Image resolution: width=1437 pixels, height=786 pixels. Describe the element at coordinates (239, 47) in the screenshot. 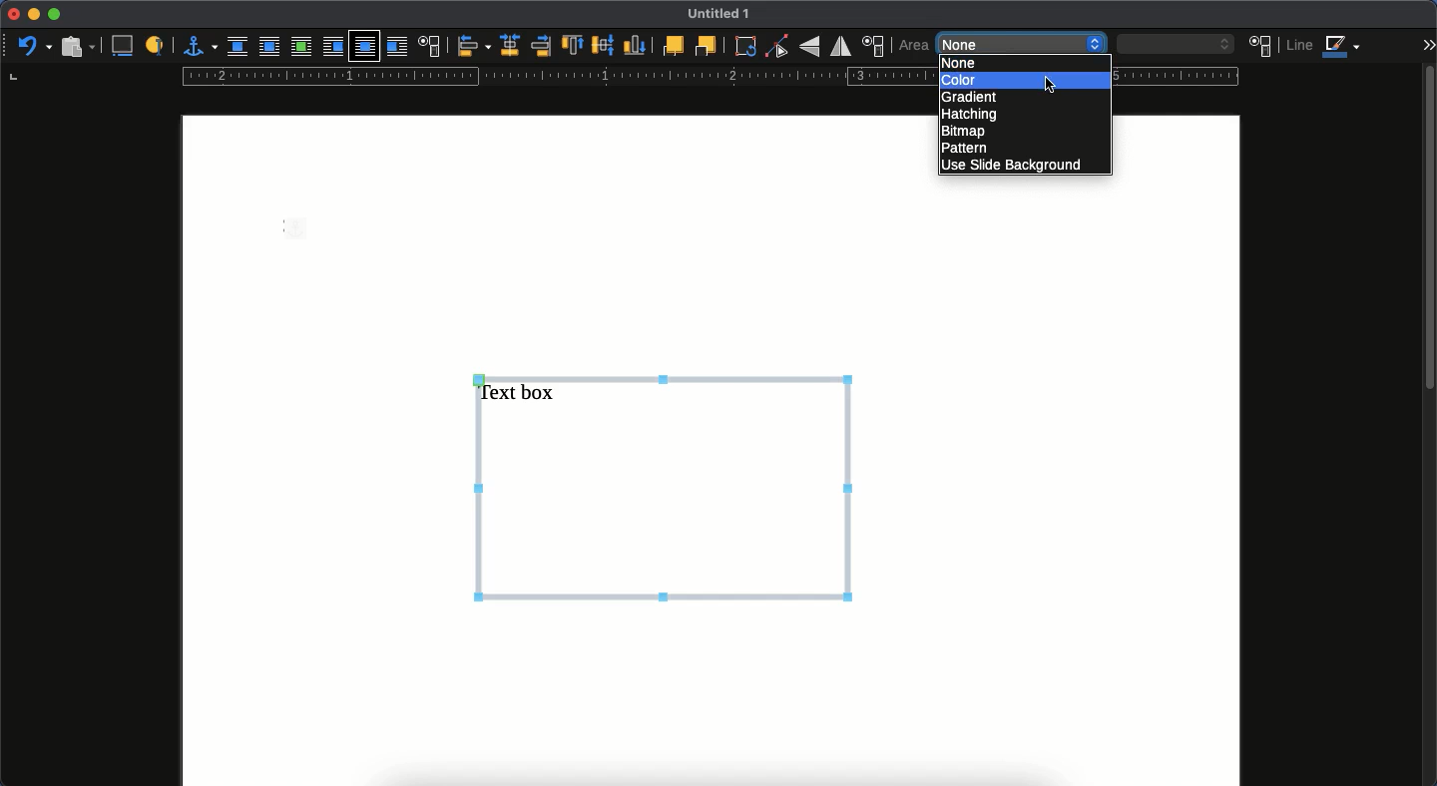

I see `none` at that location.